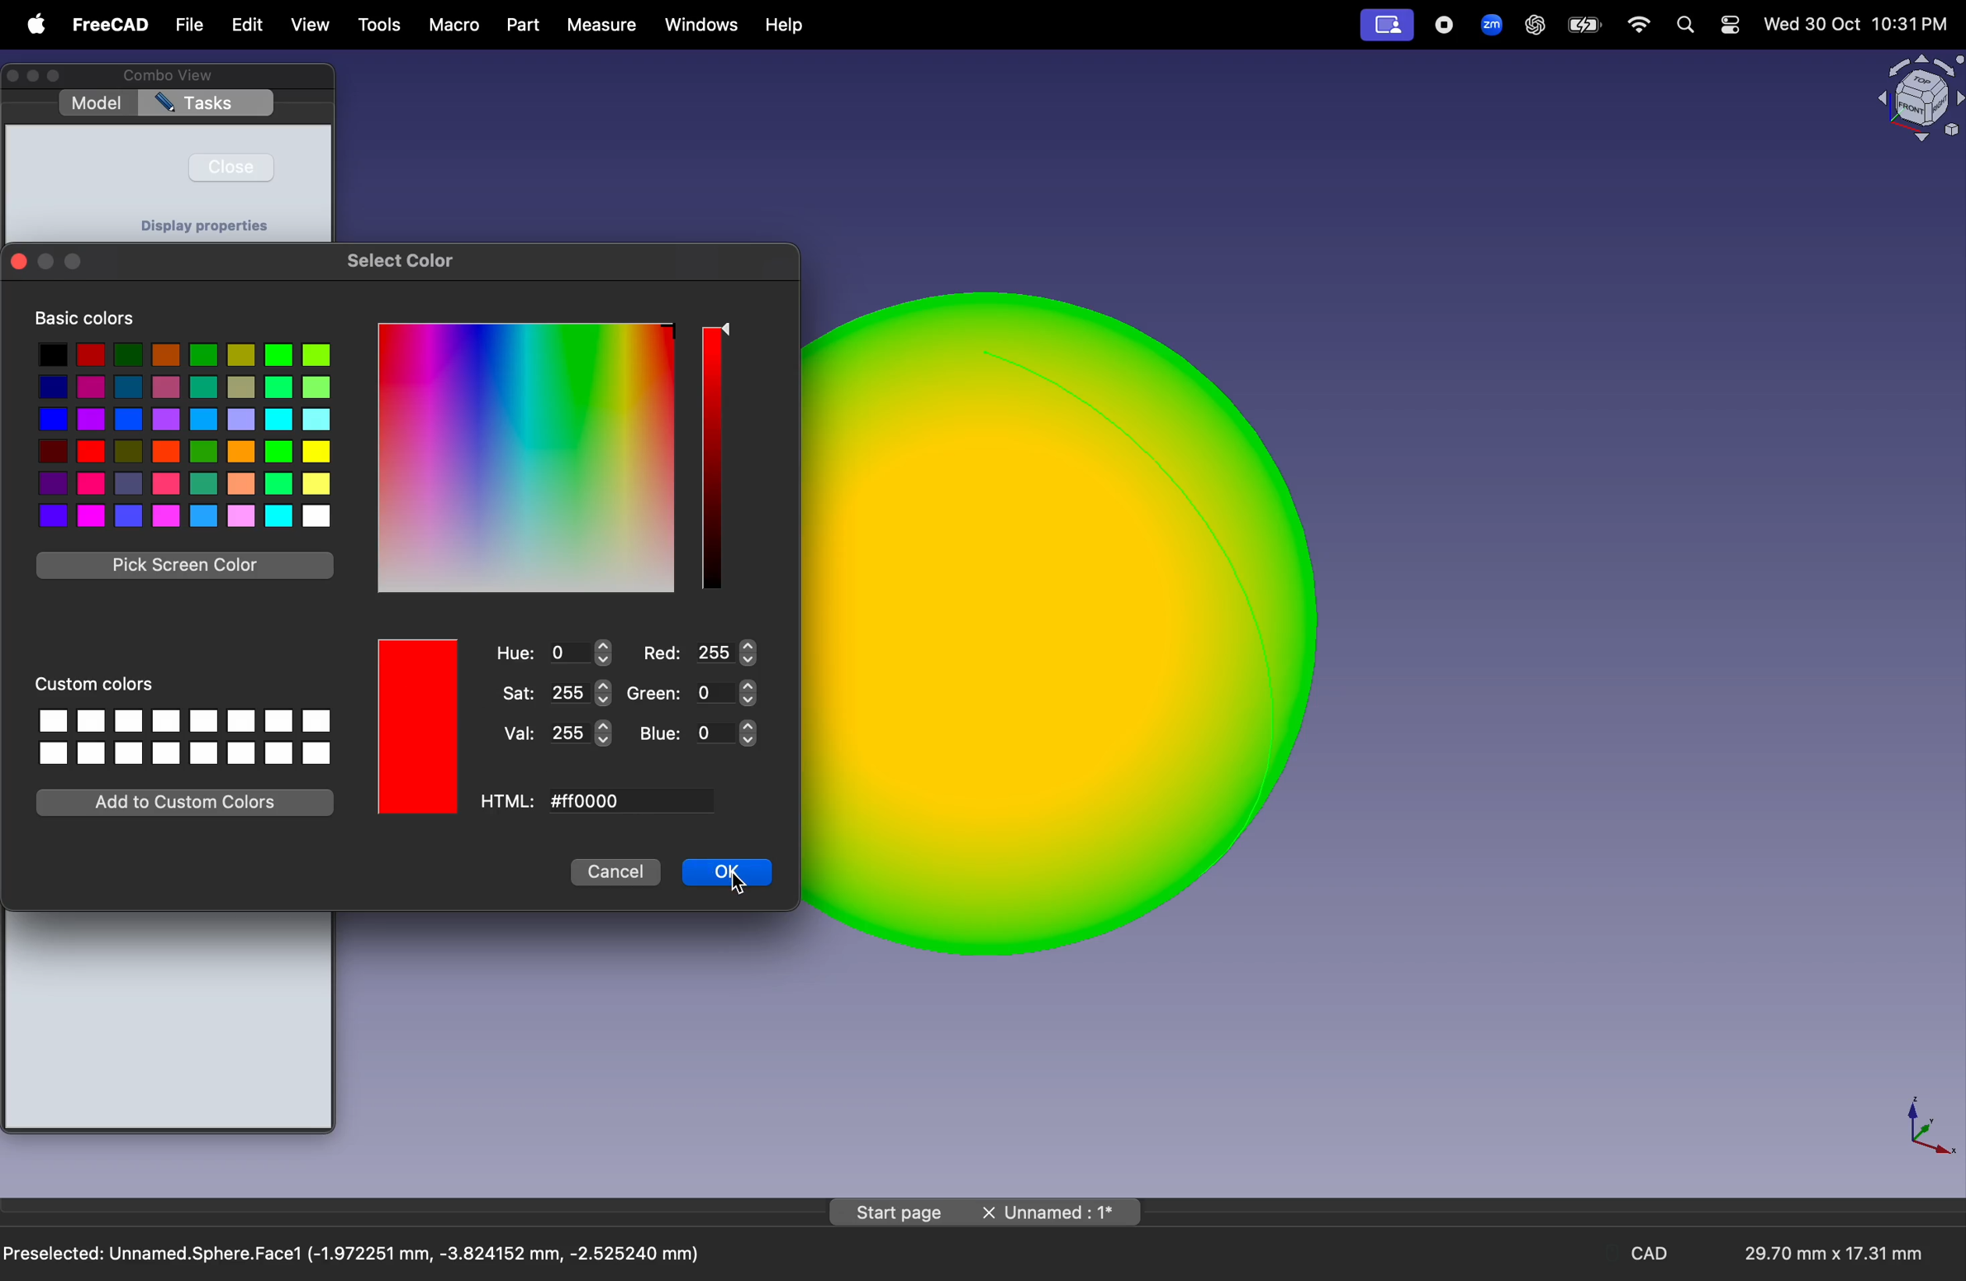  Describe the element at coordinates (700, 733) in the screenshot. I see `blue` at that location.